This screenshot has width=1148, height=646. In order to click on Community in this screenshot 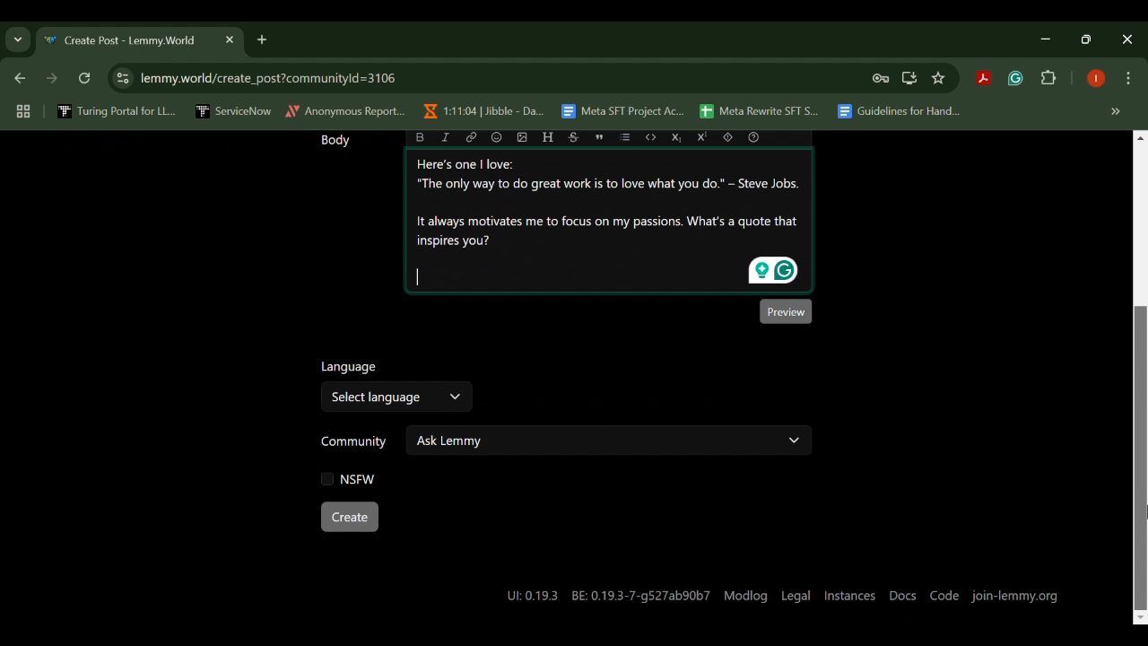, I will do `click(353, 443)`.